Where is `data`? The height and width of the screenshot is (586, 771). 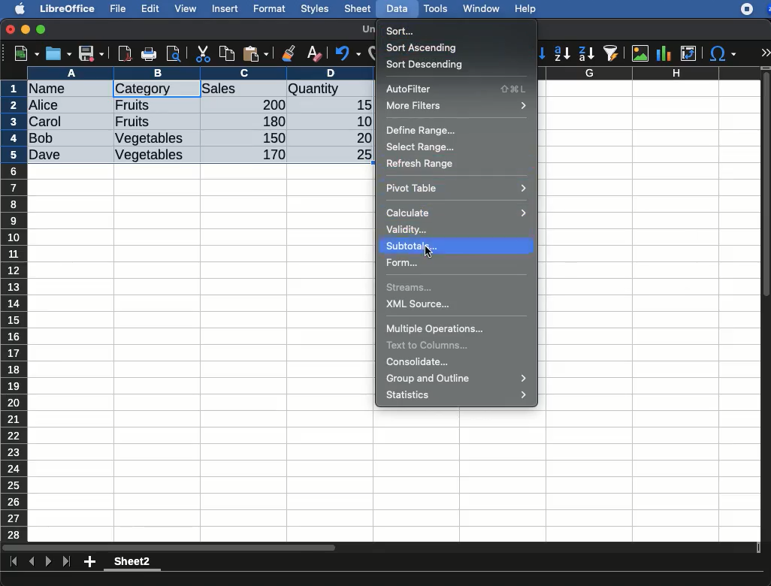 data is located at coordinates (397, 7).